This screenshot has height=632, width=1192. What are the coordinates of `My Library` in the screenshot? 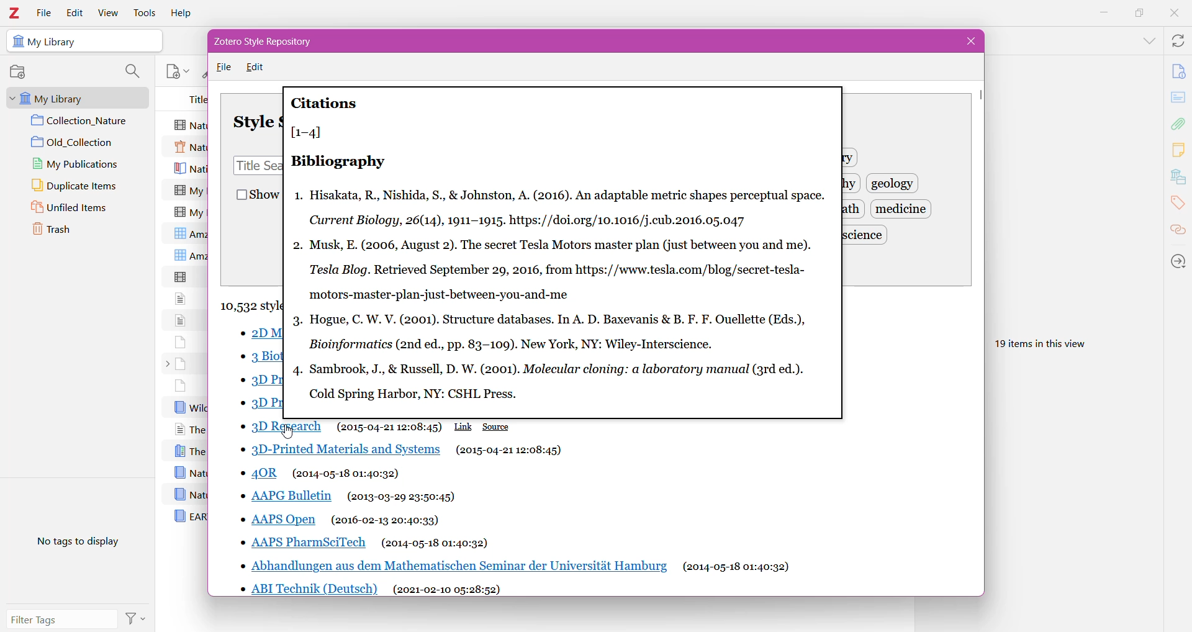 It's located at (56, 42).